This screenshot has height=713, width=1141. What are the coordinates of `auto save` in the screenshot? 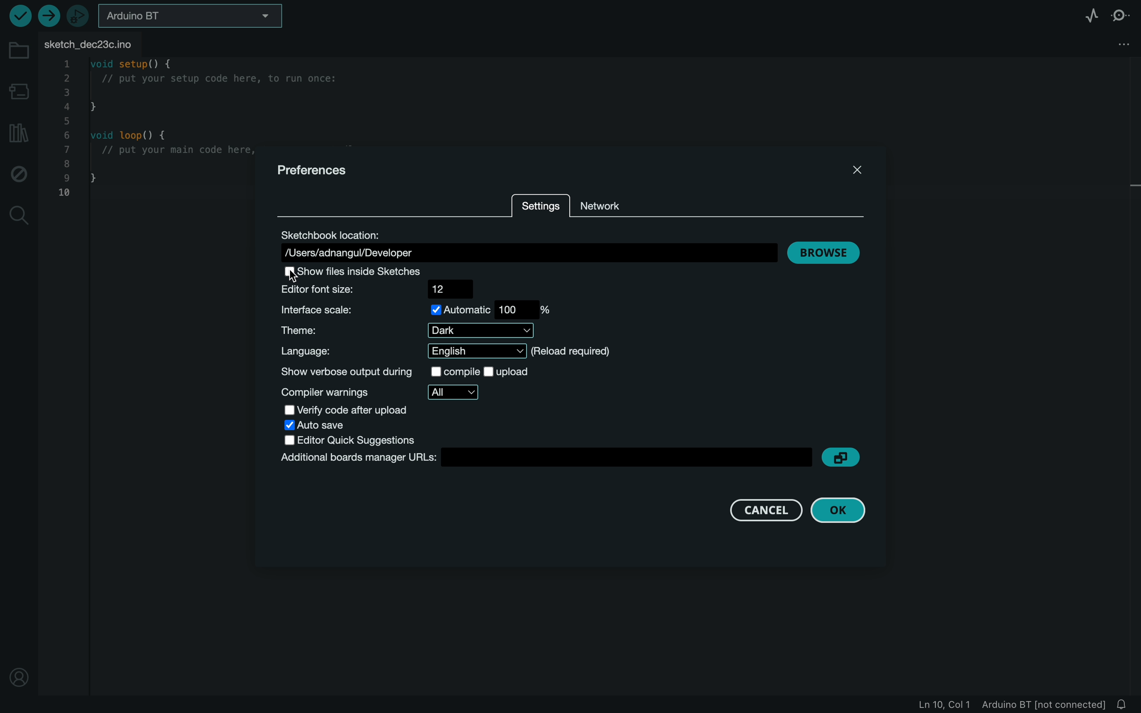 It's located at (325, 426).